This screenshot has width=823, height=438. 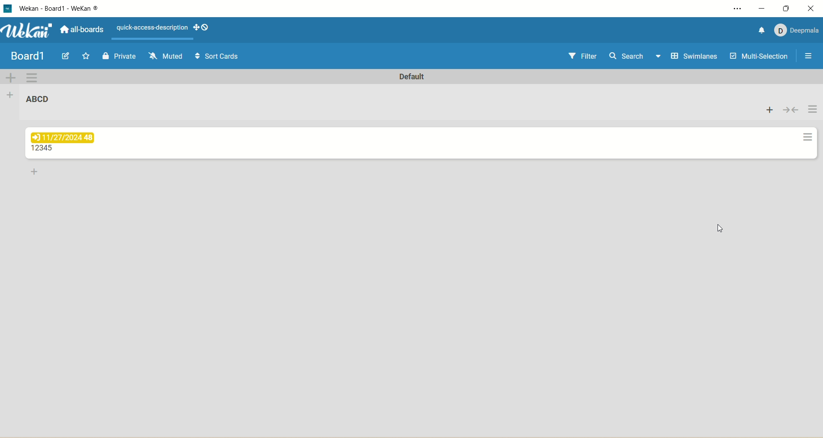 I want to click on notification, so click(x=762, y=30).